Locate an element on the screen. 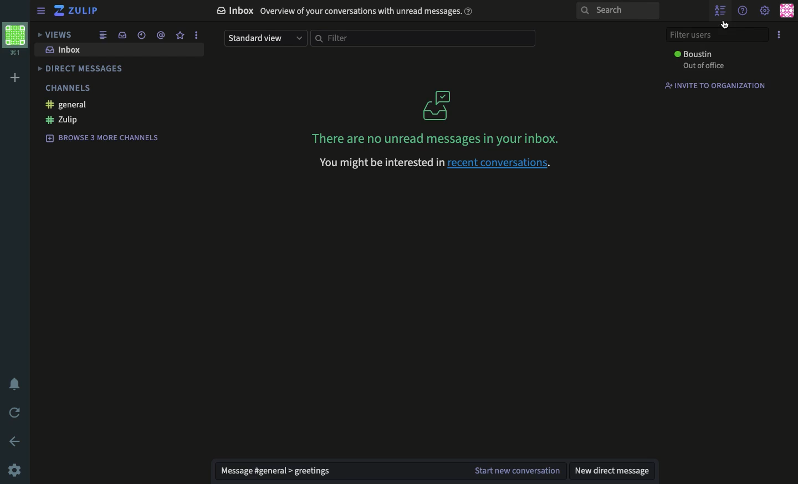 Image resolution: width=798 pixels, height=484 pixels. filter is located at coordinates (424, 38).